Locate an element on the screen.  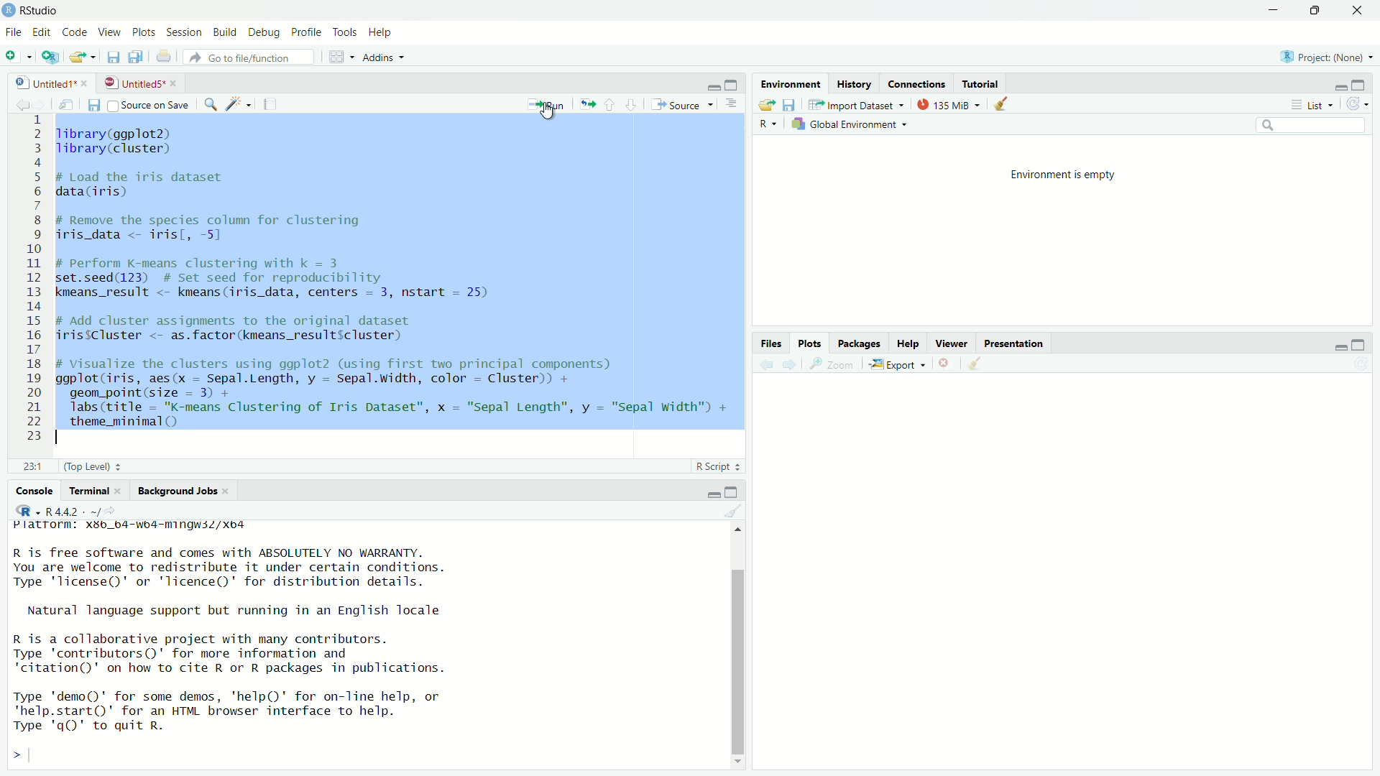
Type 'demo()' for some demos, 'help()' for on-Tine help, or
"help.start()' for an HTML browser interface to help.
Type 'q()' to quit R. is located at coordinates (282, 712).